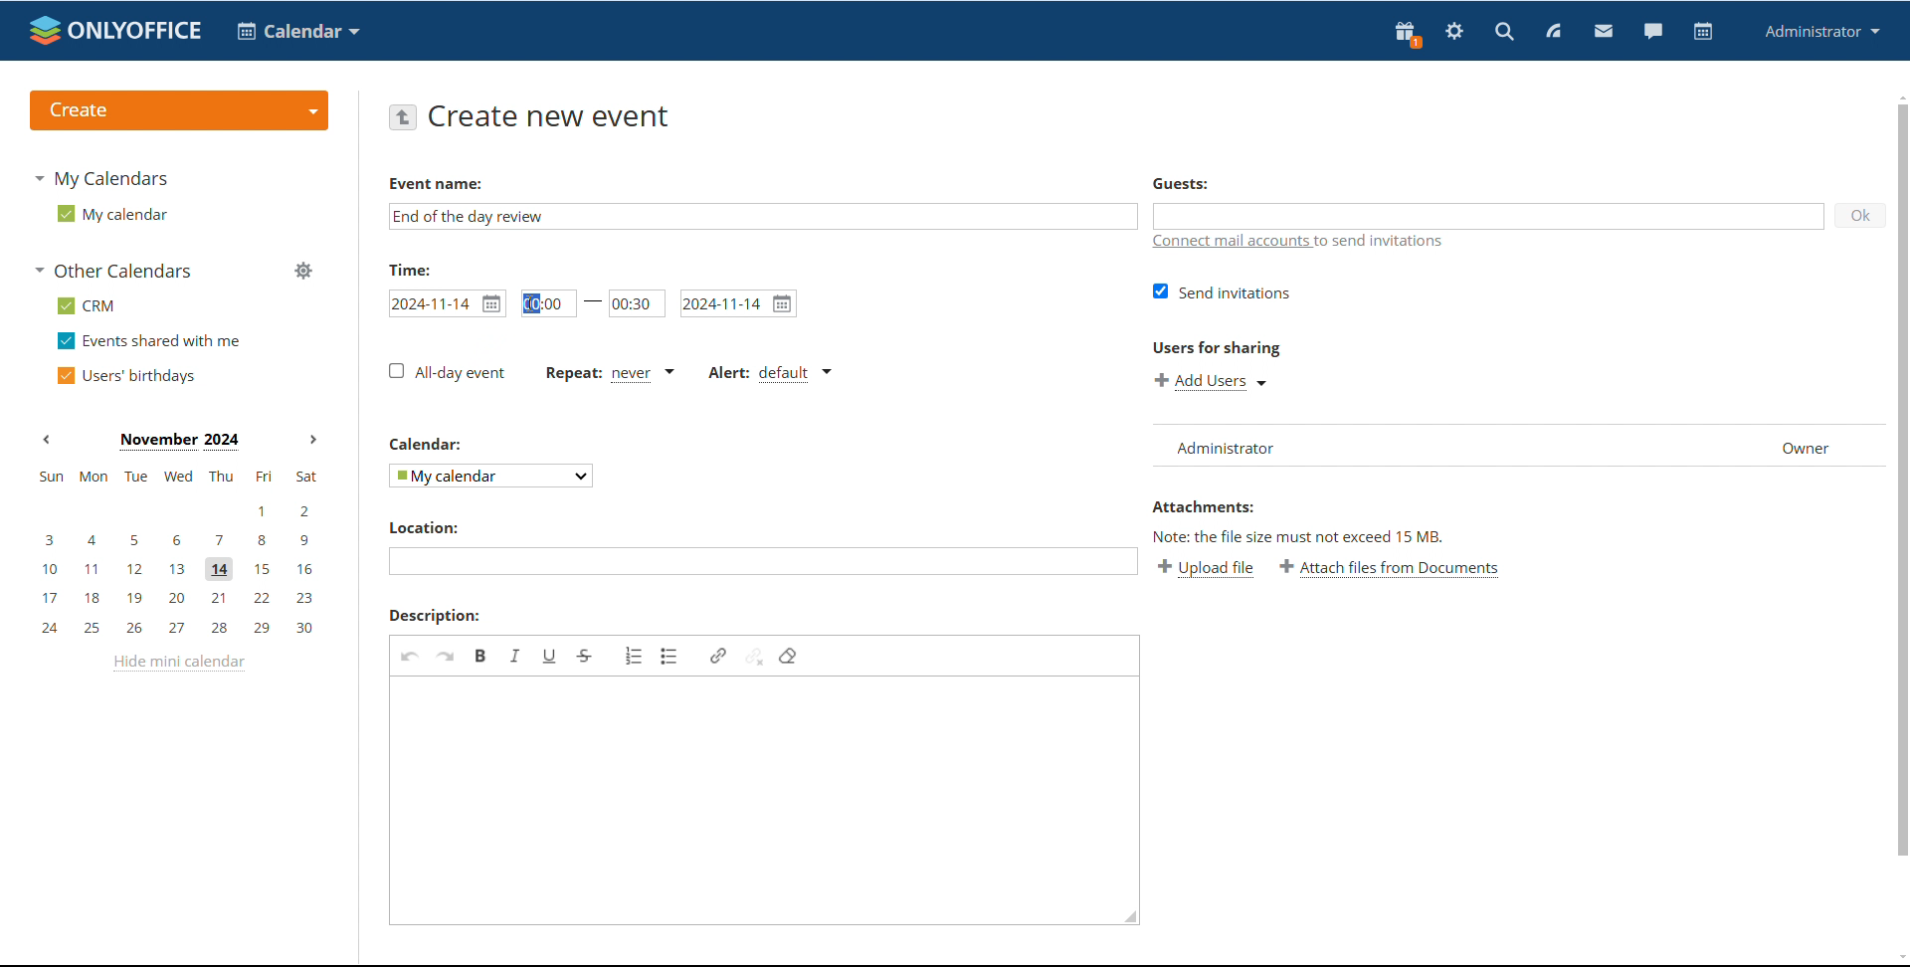 The width and height of the screenshot is (1910, 967). What do you see at coordinates (183, 629) in the screenshot?
I see `24, 25, 26, 27, 28, 29, 30 ` at bounding box center [183, 629].